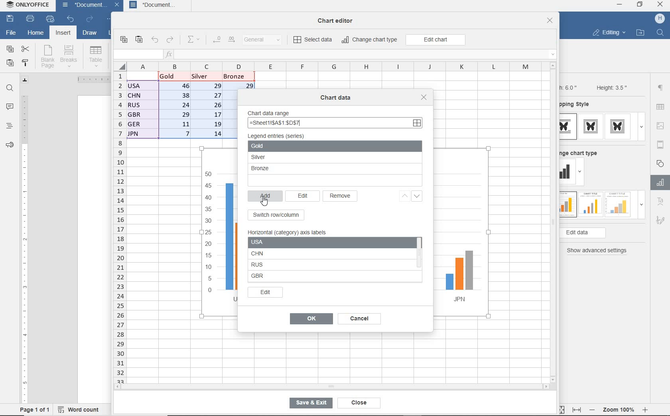 The image size is (670, 416). I want to click on feedback & support, so click(9, 147).